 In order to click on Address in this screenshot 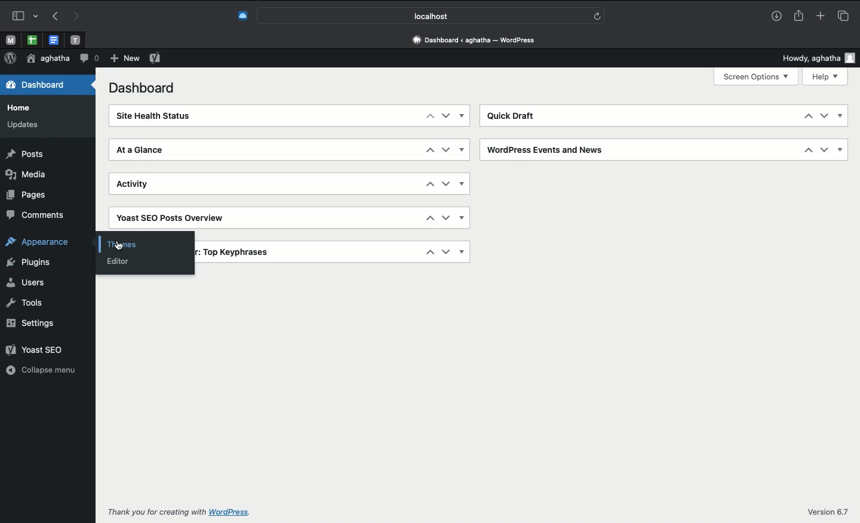, I will do `click(472, 41)`.